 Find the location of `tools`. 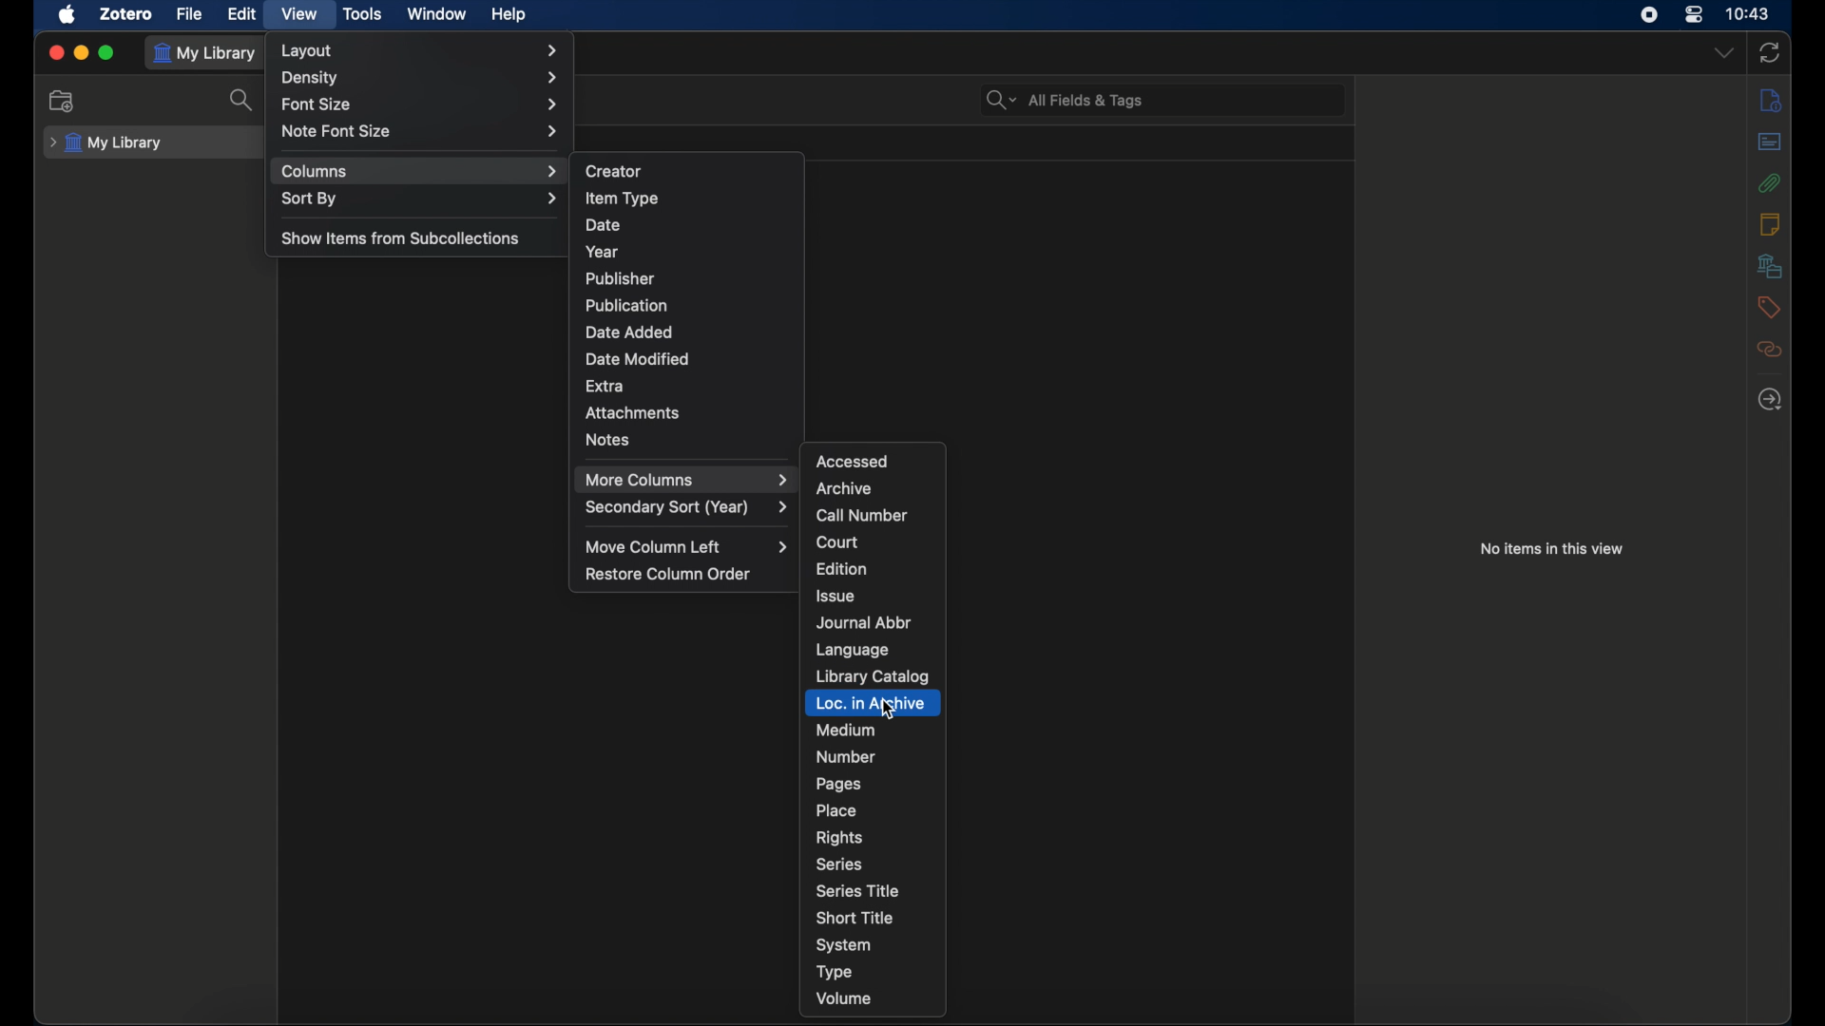

tools is located at coordinates (364, 13).